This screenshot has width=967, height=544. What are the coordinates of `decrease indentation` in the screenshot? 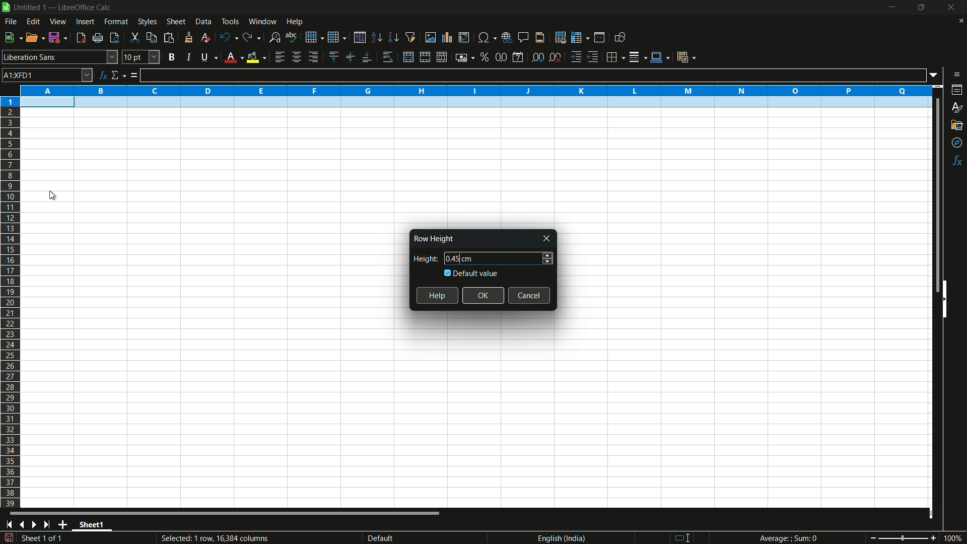 It's located at (594, 57).